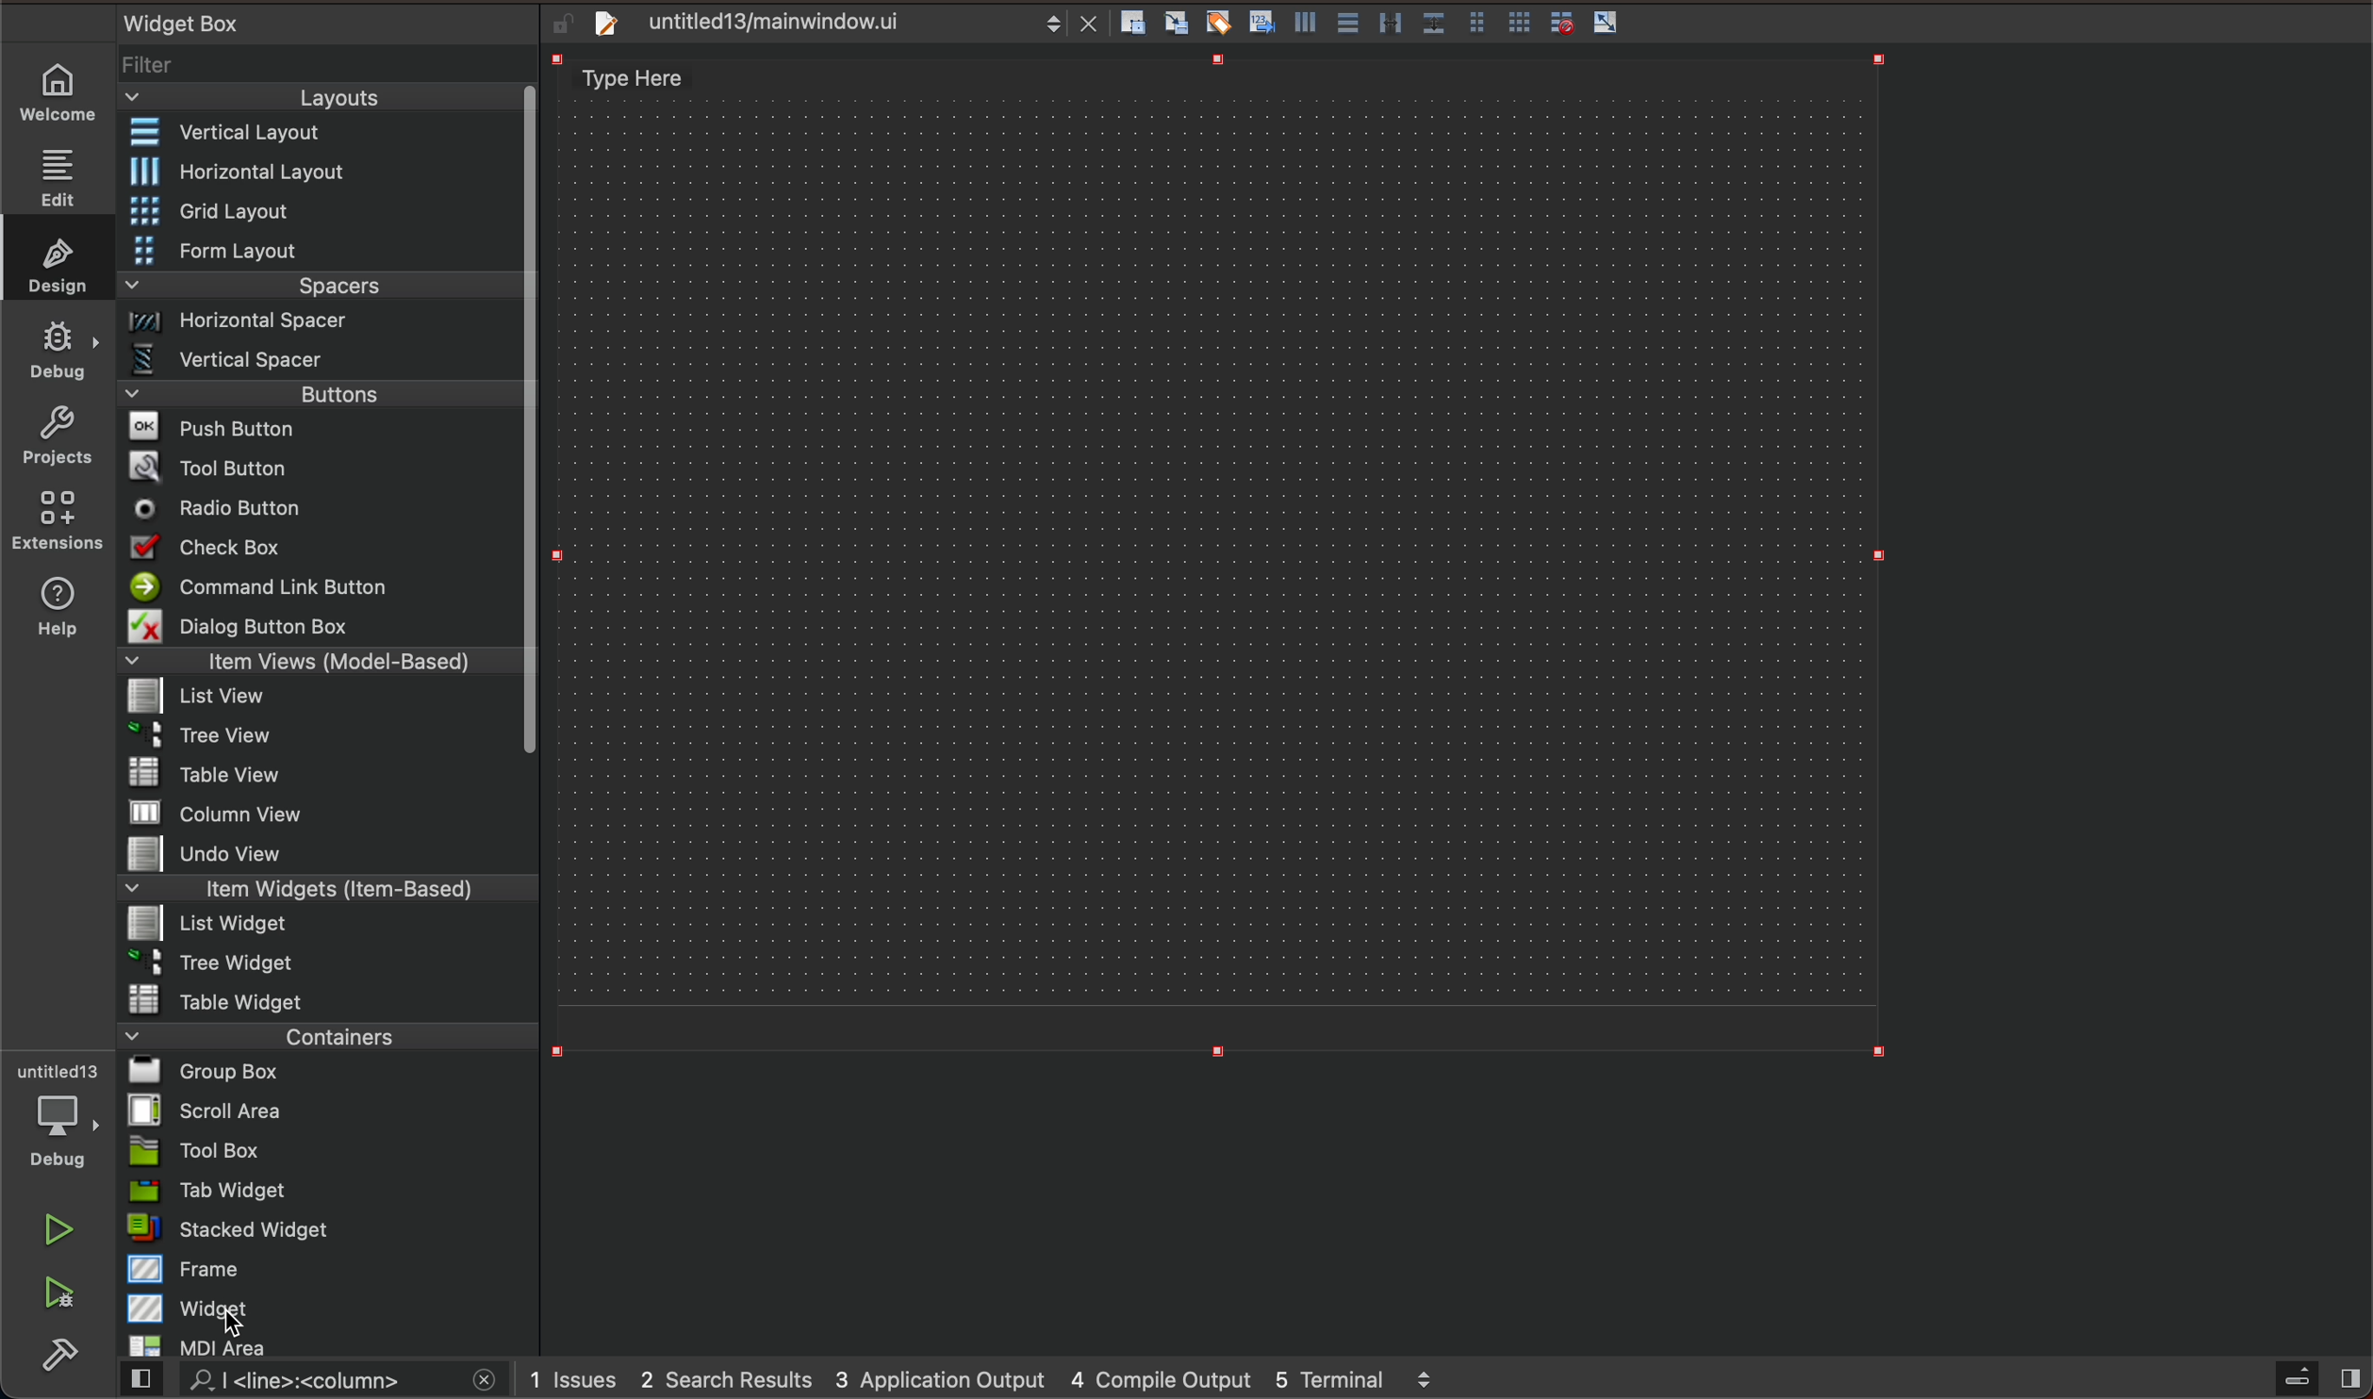 The image size is (2373, 1399). Describe the element at coordinates (321, 661) in the screenshot. I see `items view` at that location.